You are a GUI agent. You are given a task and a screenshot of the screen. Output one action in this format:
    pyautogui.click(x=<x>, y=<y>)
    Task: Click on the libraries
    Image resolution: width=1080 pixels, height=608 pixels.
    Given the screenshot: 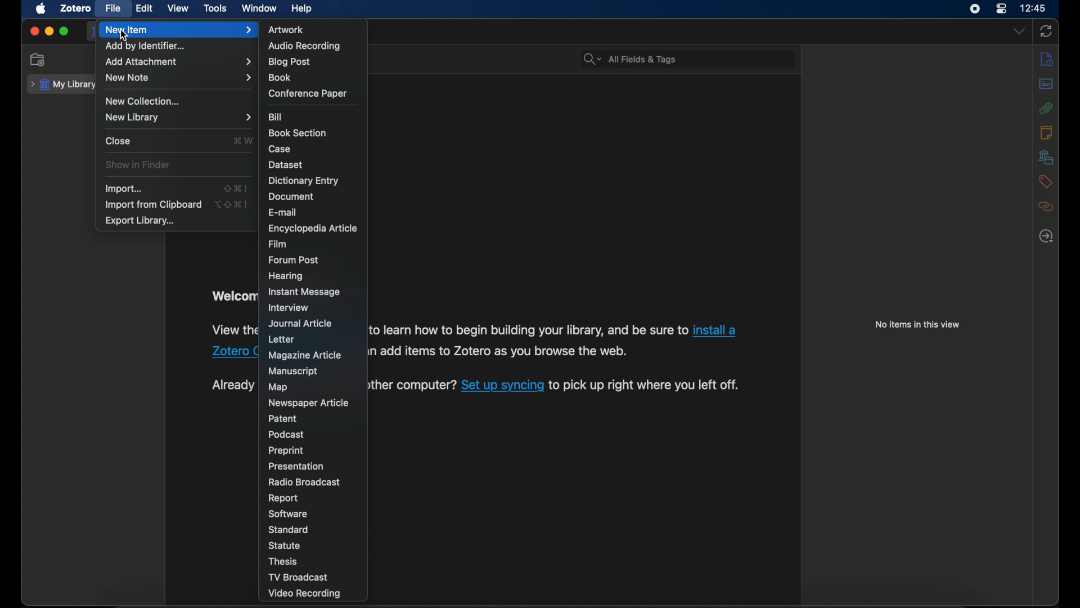 What is the action you would take?
    pyautogui.click(x=1046, y=157)
    